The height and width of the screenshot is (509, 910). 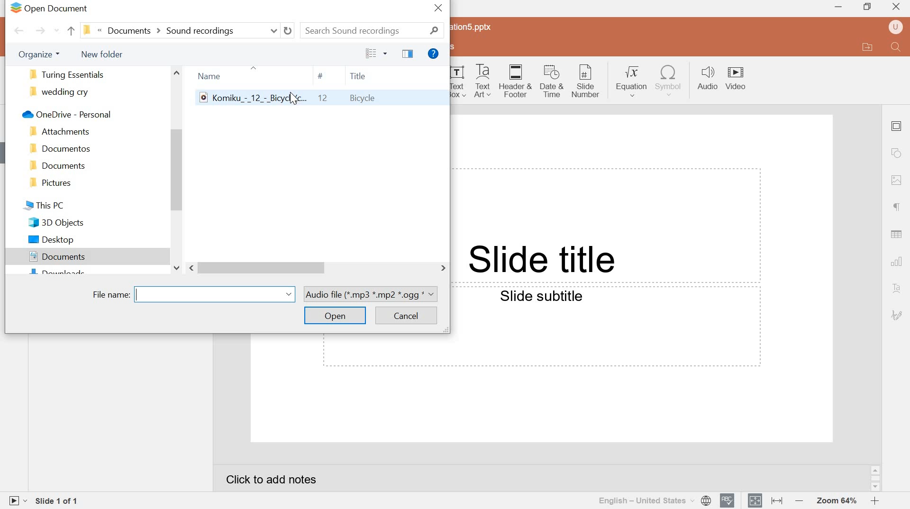 What do you see at coordinates (371, 54) in the screenshot?
I see `change the view` at bounding box center [371, 54].